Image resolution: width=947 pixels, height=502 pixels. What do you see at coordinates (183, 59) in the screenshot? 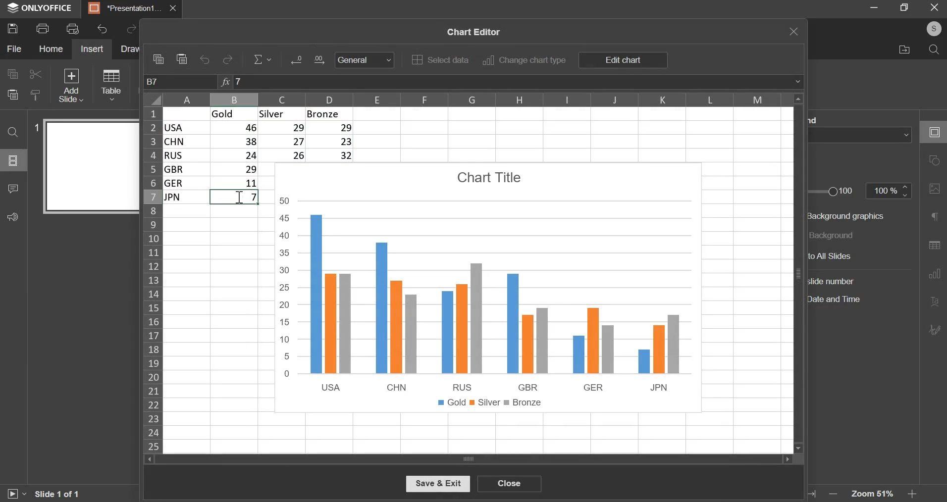
I see `paste` at bounding box center [183, 59].